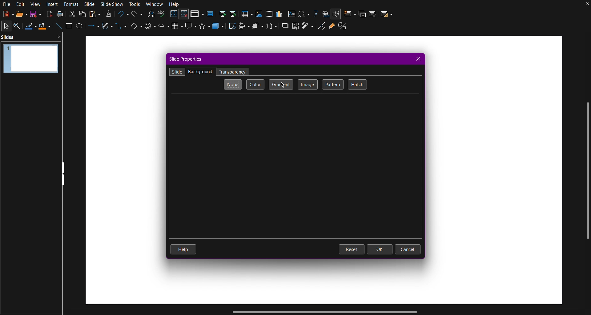  I want to click on Slide Layout, so click(387, 13).